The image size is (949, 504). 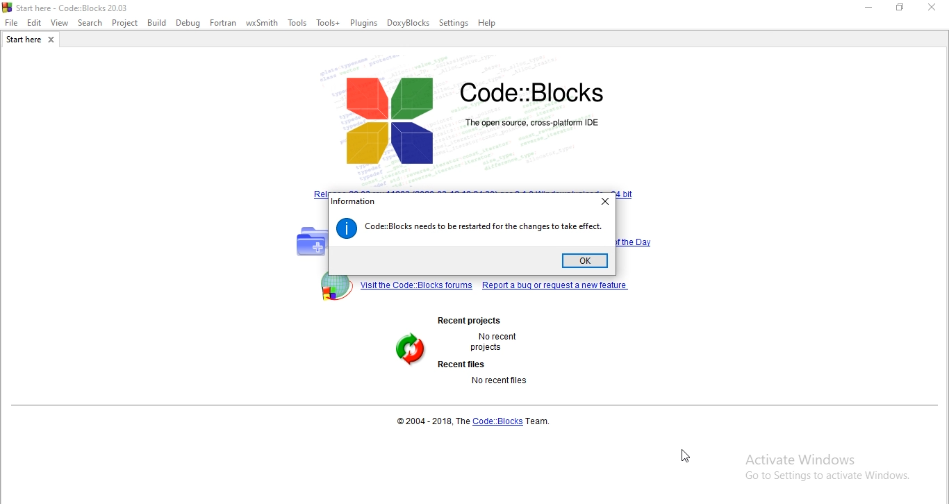 What do you see at coordinates (484, 227) in the screenshot?
I see `Code:Blocks needs to be restarted for the changes to take effect.` at bounding box center [484, 227].